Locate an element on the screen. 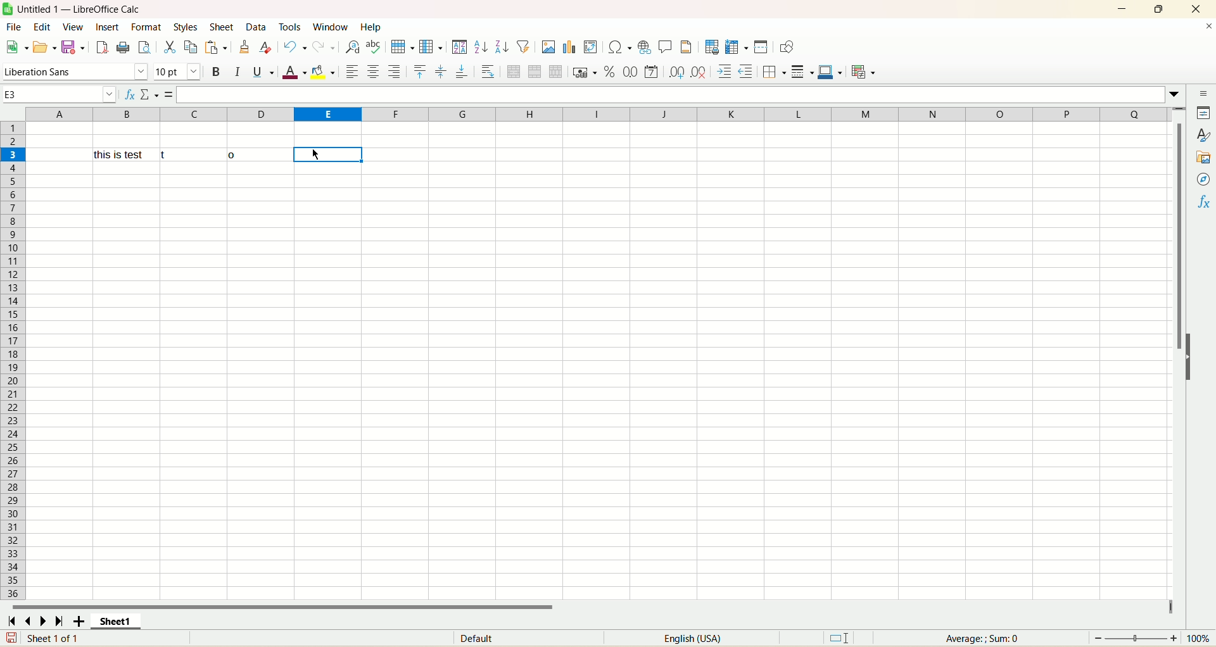 The image size is (1216, 647). logo is located at coordinates (8, 9).